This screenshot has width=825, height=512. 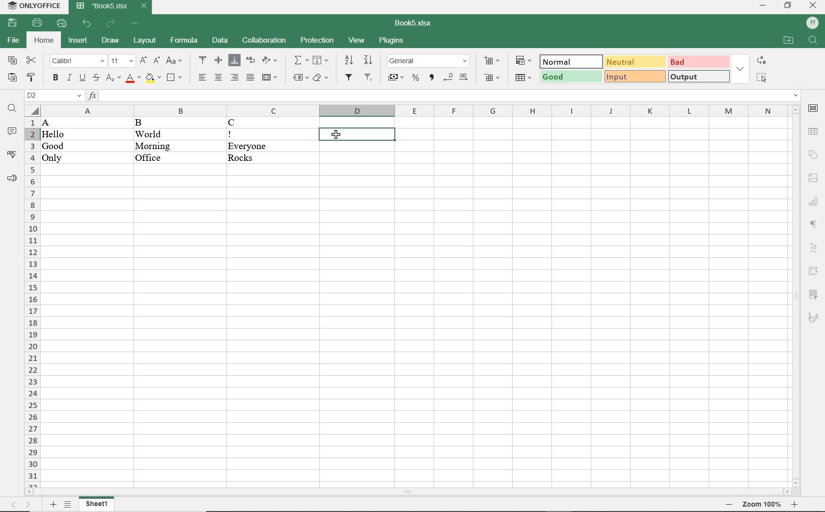 What do you see at coordinates (219, 77) in the screenshot?
I see `ALIGN CENTER` at bounding box center [219, 77].